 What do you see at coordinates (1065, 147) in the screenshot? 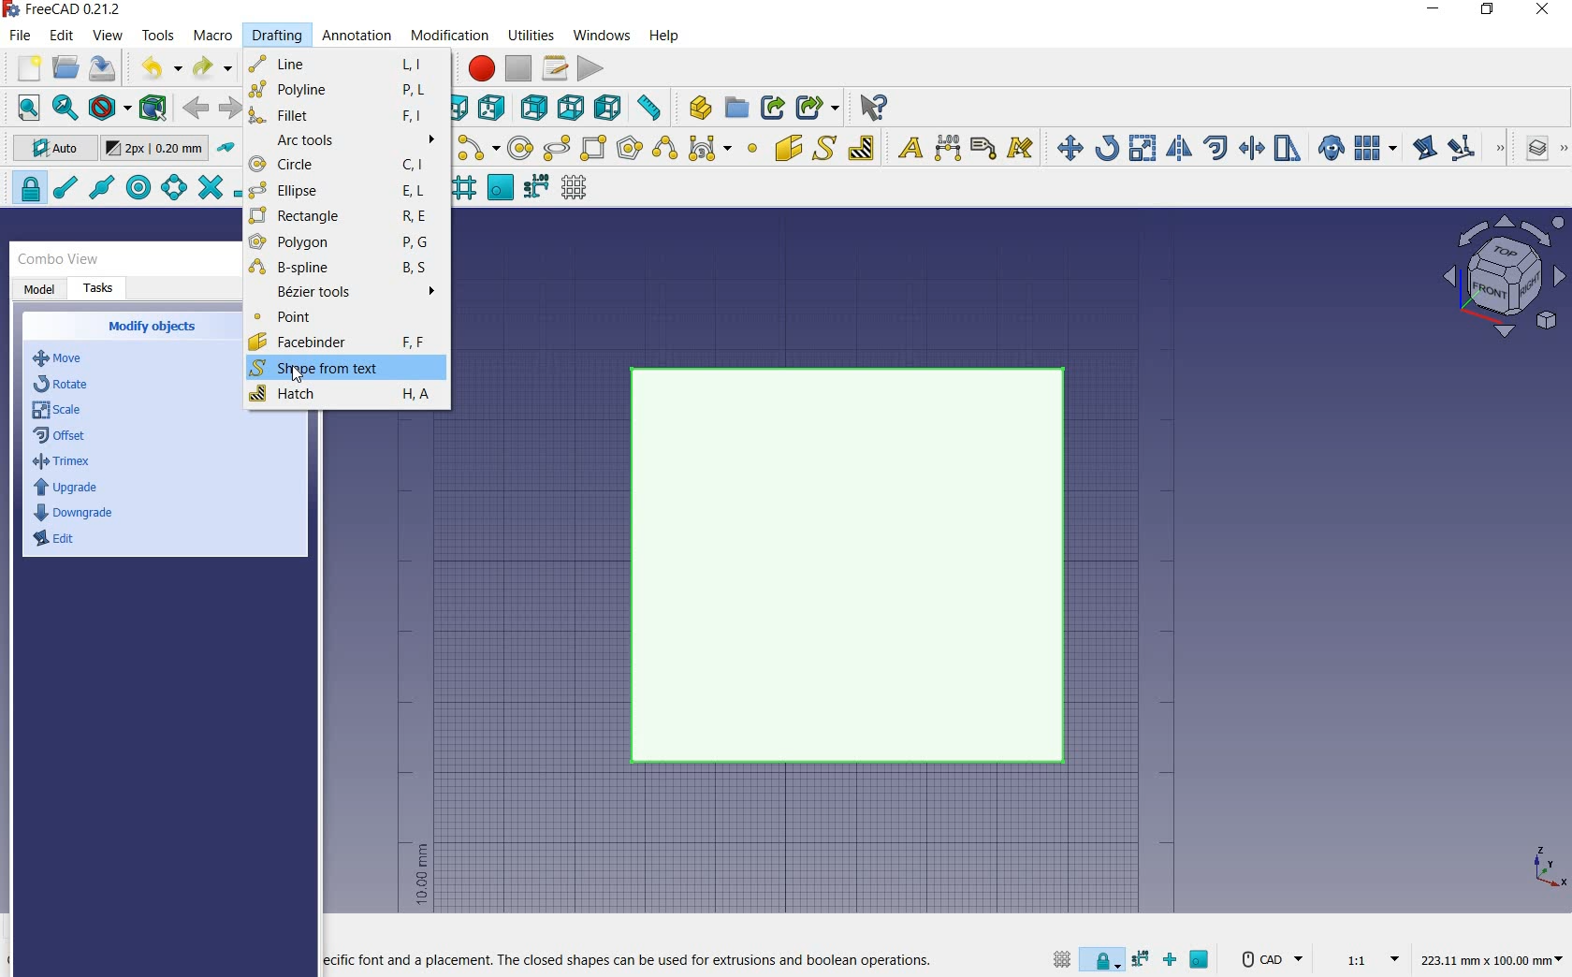
I see `move` at bounding box center [1065, 147].